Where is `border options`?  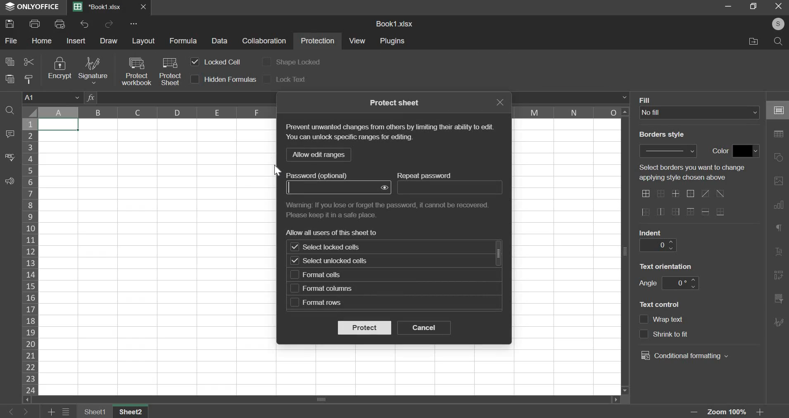 border options is located at coordinates (676, 194).